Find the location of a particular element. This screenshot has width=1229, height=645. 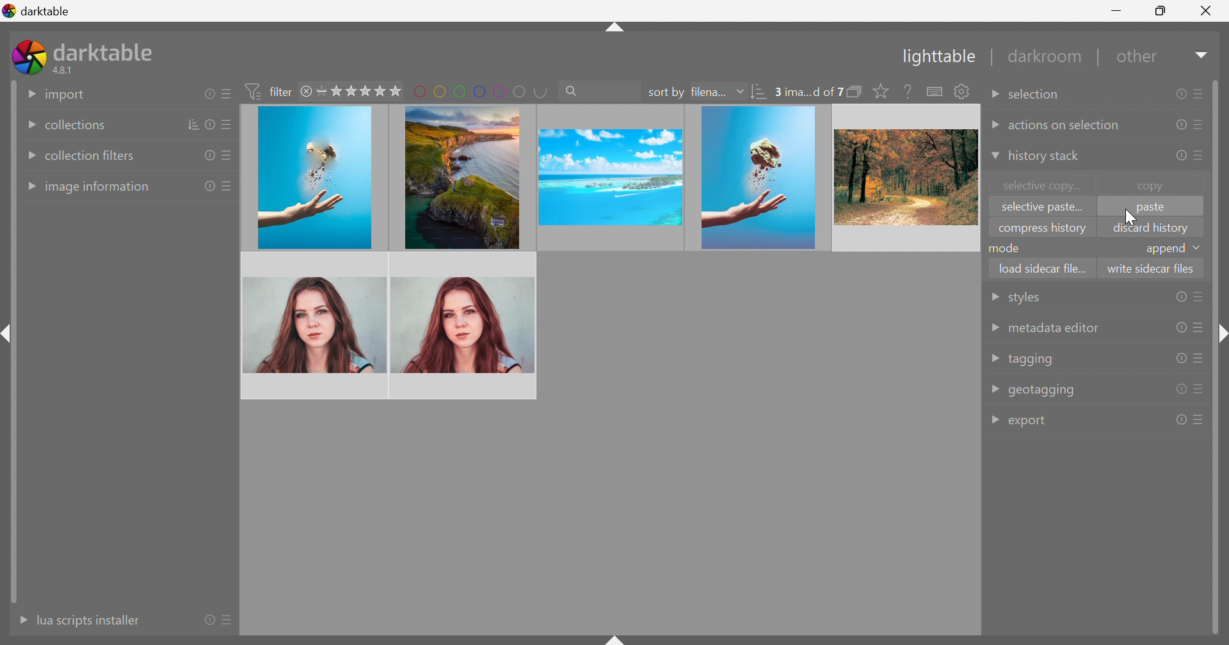

selective copy... is located at coordinates (1043, 185).